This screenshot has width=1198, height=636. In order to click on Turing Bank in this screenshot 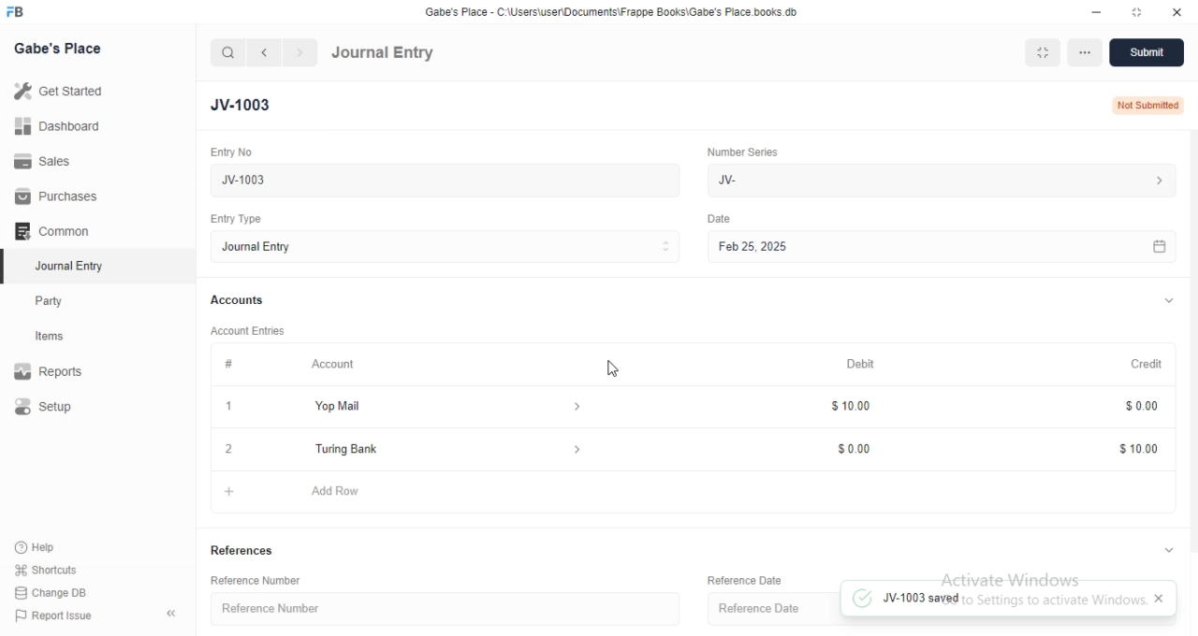, I will do `click(445, 451)`.